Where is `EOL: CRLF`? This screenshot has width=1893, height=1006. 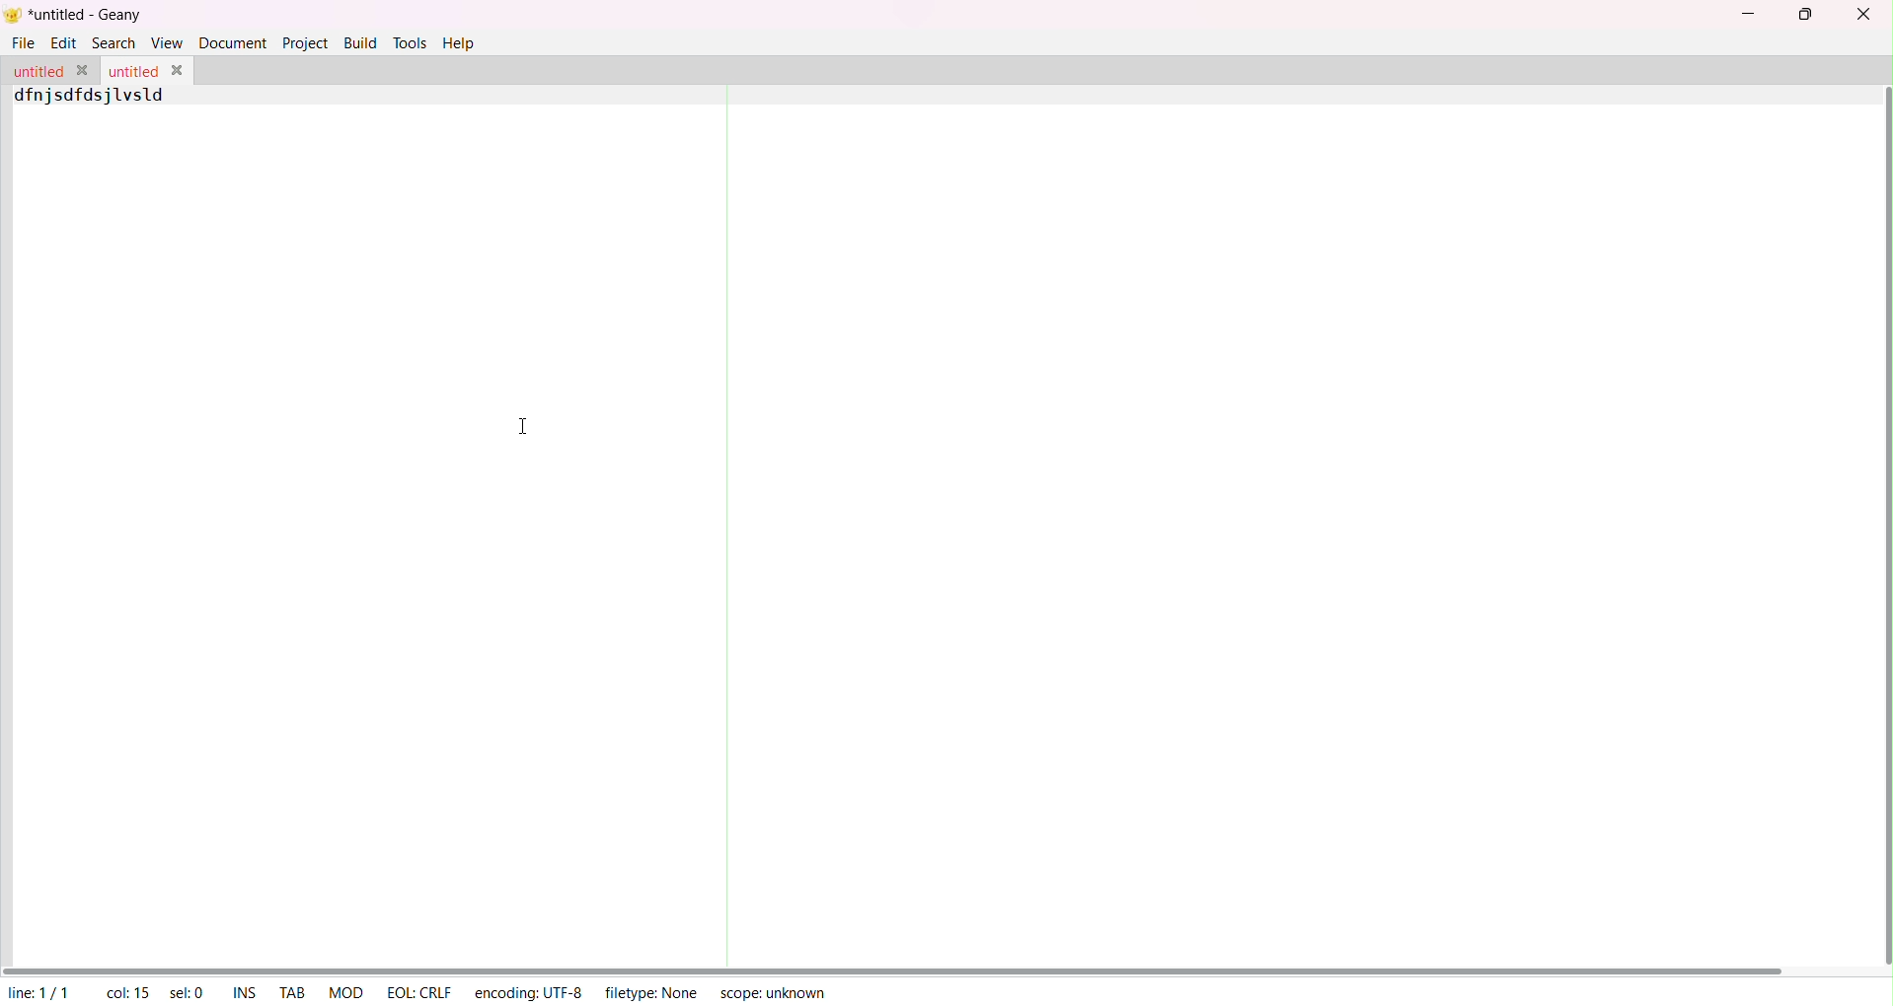
EOL: CRLF is located at coordinates (418, 992).